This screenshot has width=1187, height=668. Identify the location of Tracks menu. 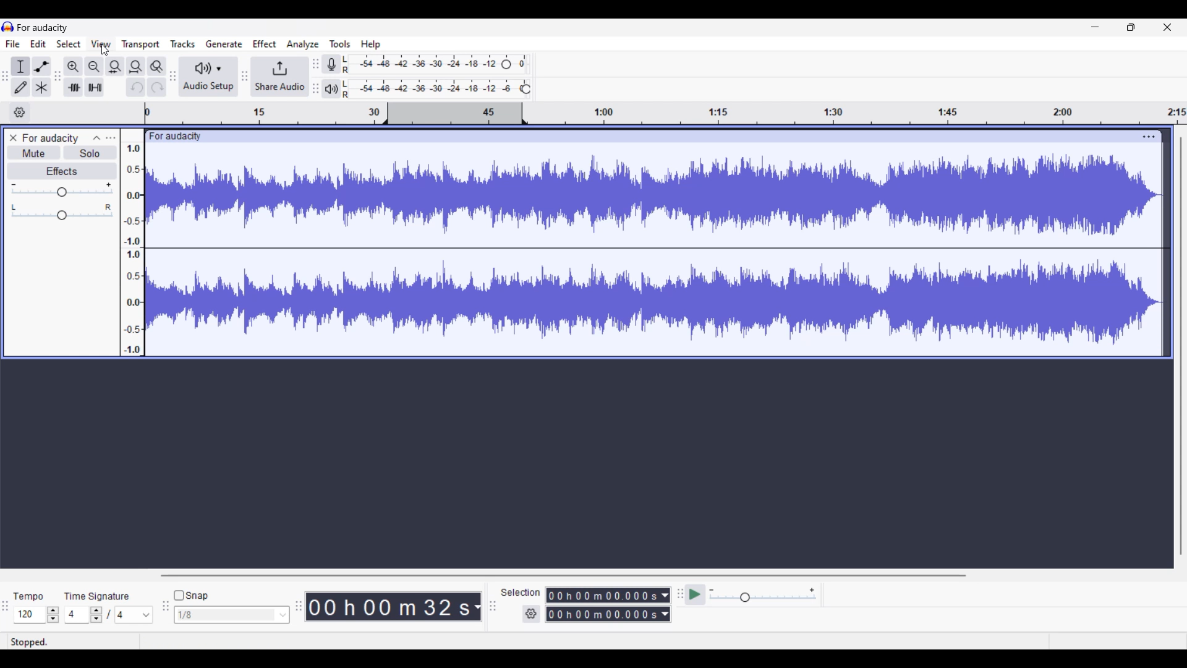
(182, 44).